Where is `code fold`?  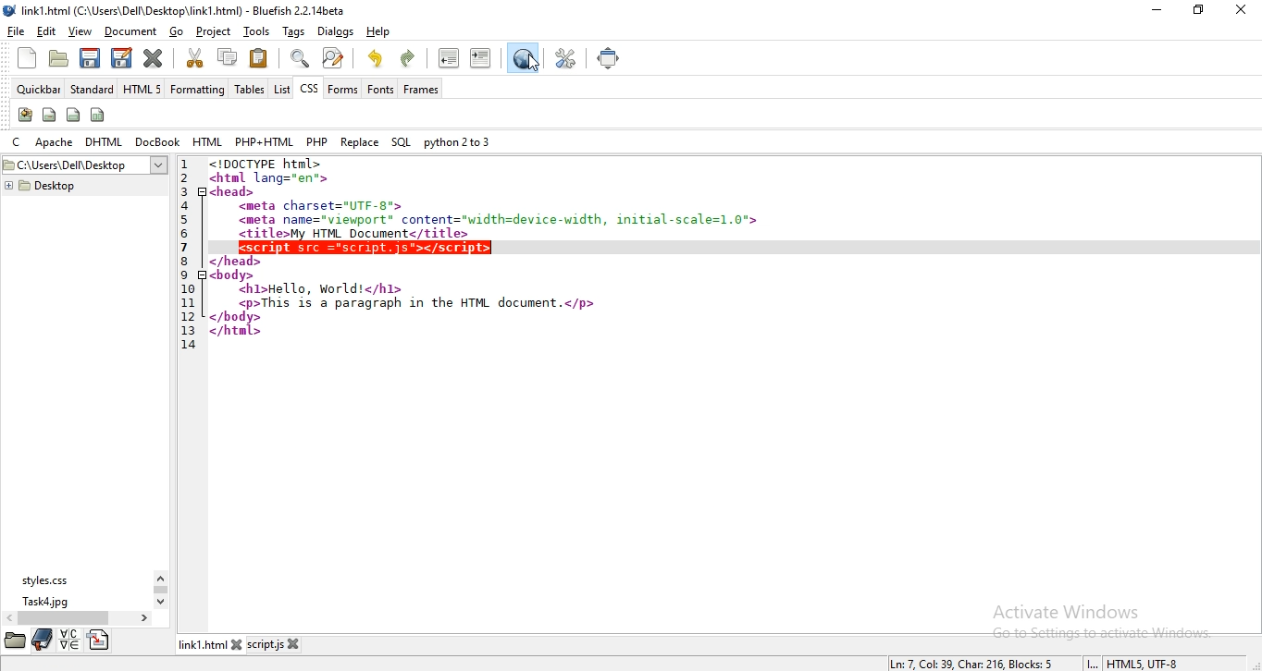
code fold is located at coordinates (204, 192).